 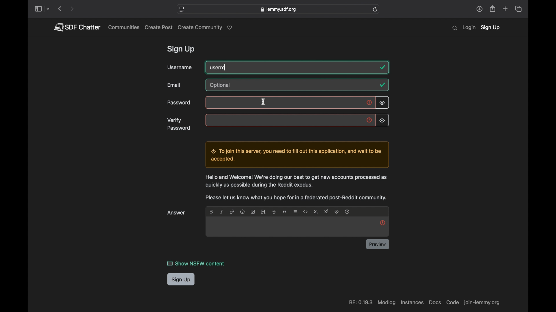 What do you see at coordinates (316, 212) in the screenshot?
I see `subscript` at bounding box center [316, 212].